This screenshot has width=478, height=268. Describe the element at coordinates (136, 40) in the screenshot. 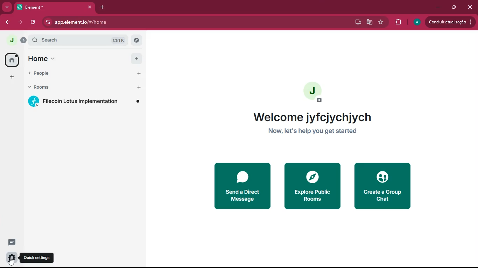

I see `explore` at that location.